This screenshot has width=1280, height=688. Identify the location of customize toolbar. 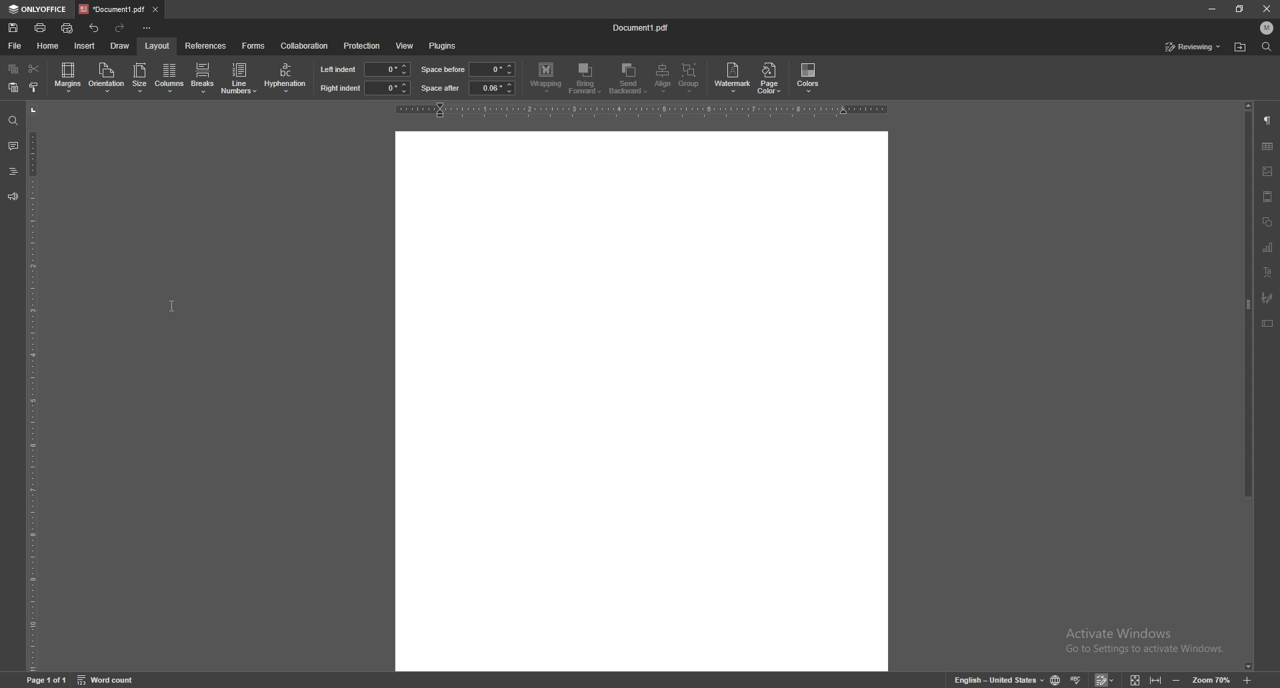
(147, 28).